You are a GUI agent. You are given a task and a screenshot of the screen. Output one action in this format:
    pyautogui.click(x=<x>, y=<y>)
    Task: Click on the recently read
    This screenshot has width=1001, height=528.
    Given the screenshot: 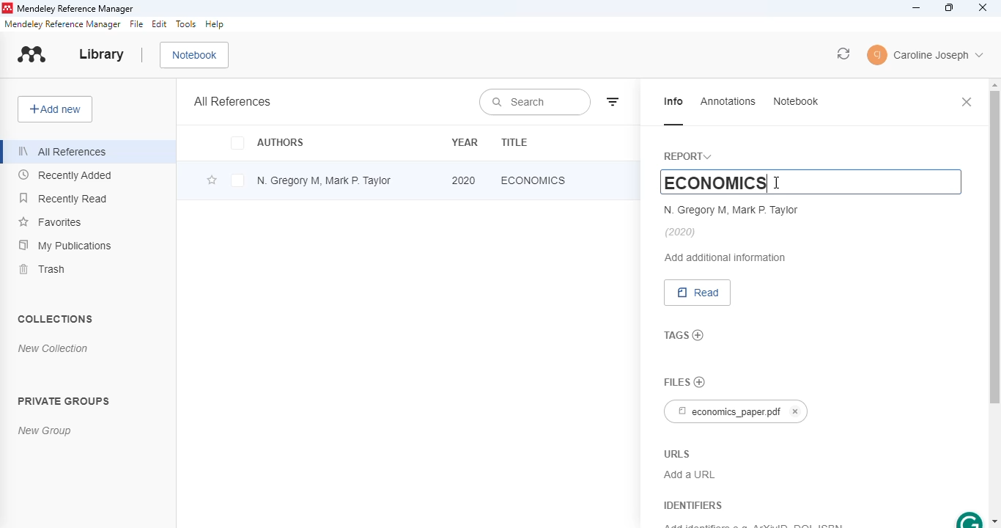 What is the action you would take?
    pyautogui.click(x=63, y=197)
    